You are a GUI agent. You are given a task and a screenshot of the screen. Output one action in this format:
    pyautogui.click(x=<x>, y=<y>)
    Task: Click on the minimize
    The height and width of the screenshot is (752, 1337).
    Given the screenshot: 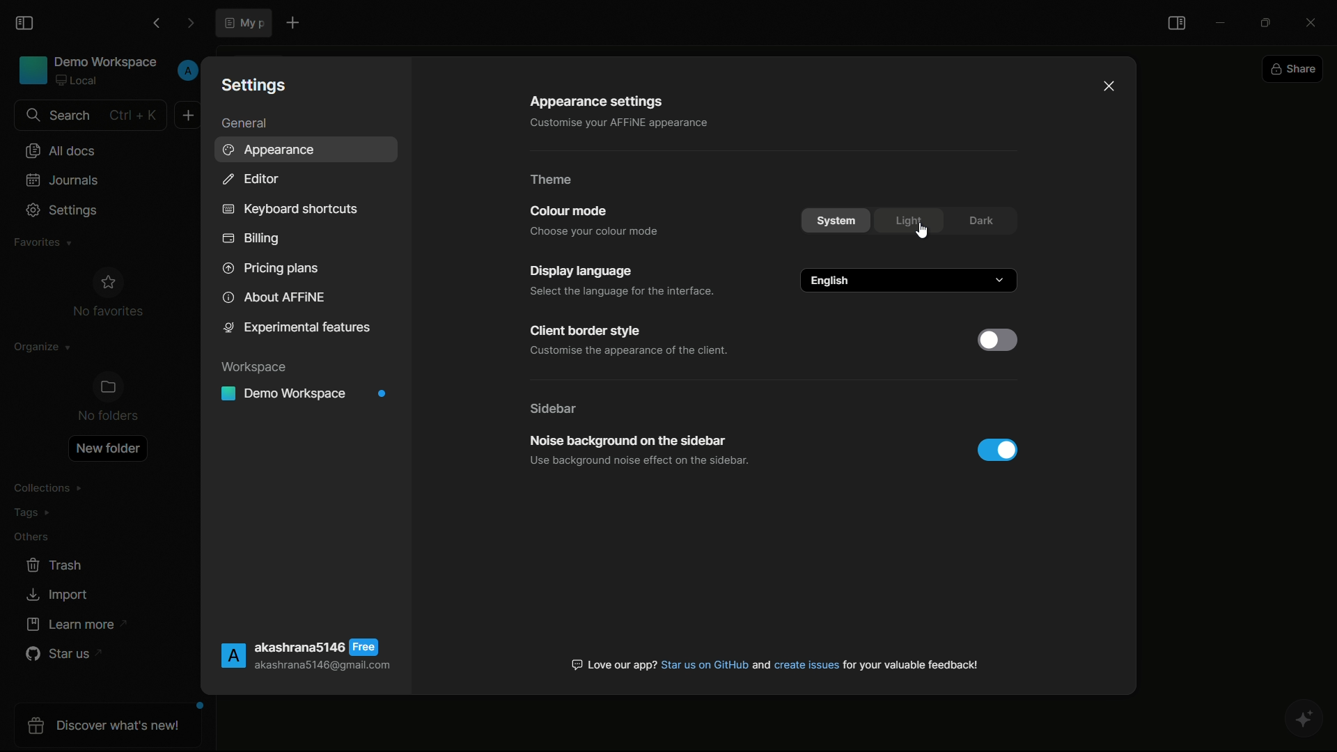 What is the action you would take?
    pyautogui.click(x=1221, y=22)
    